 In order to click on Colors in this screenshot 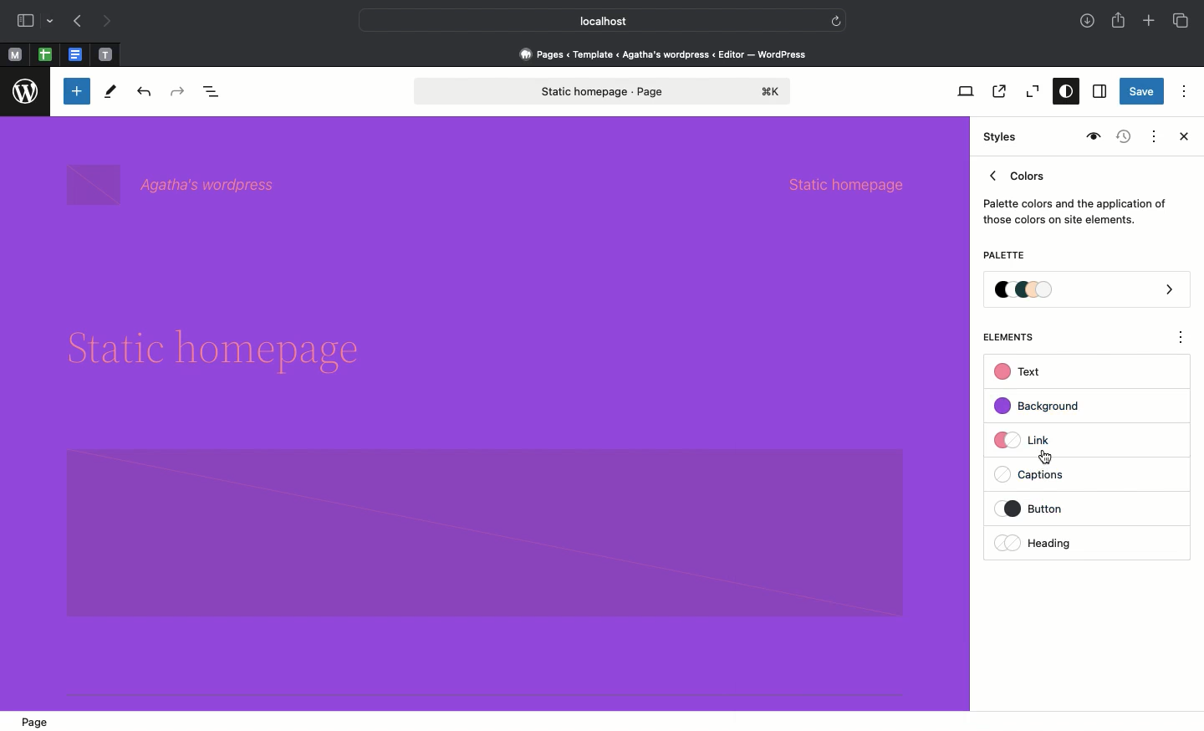, I will do `click(1075, 194)`.